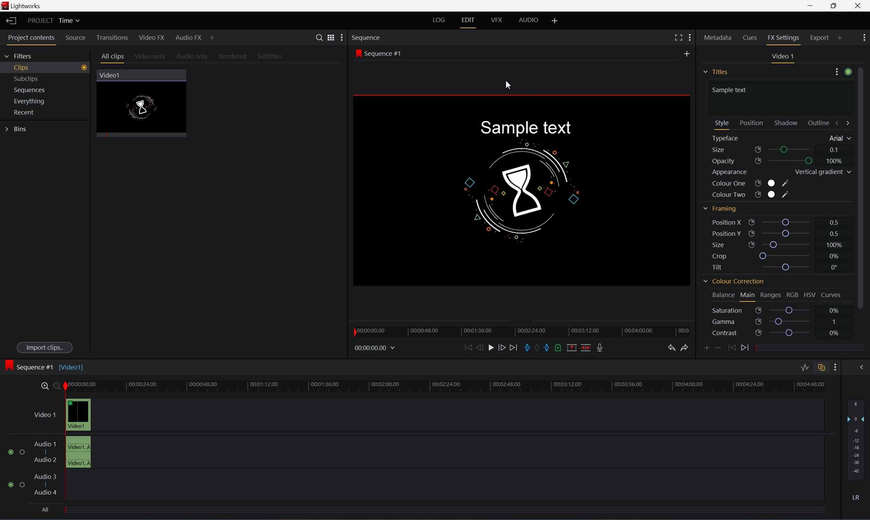 The image size is (870, 520). What do you see at coordinates (36, 365) in the screenshot?
I see `sequence#1` at bounding box center [36, 365].